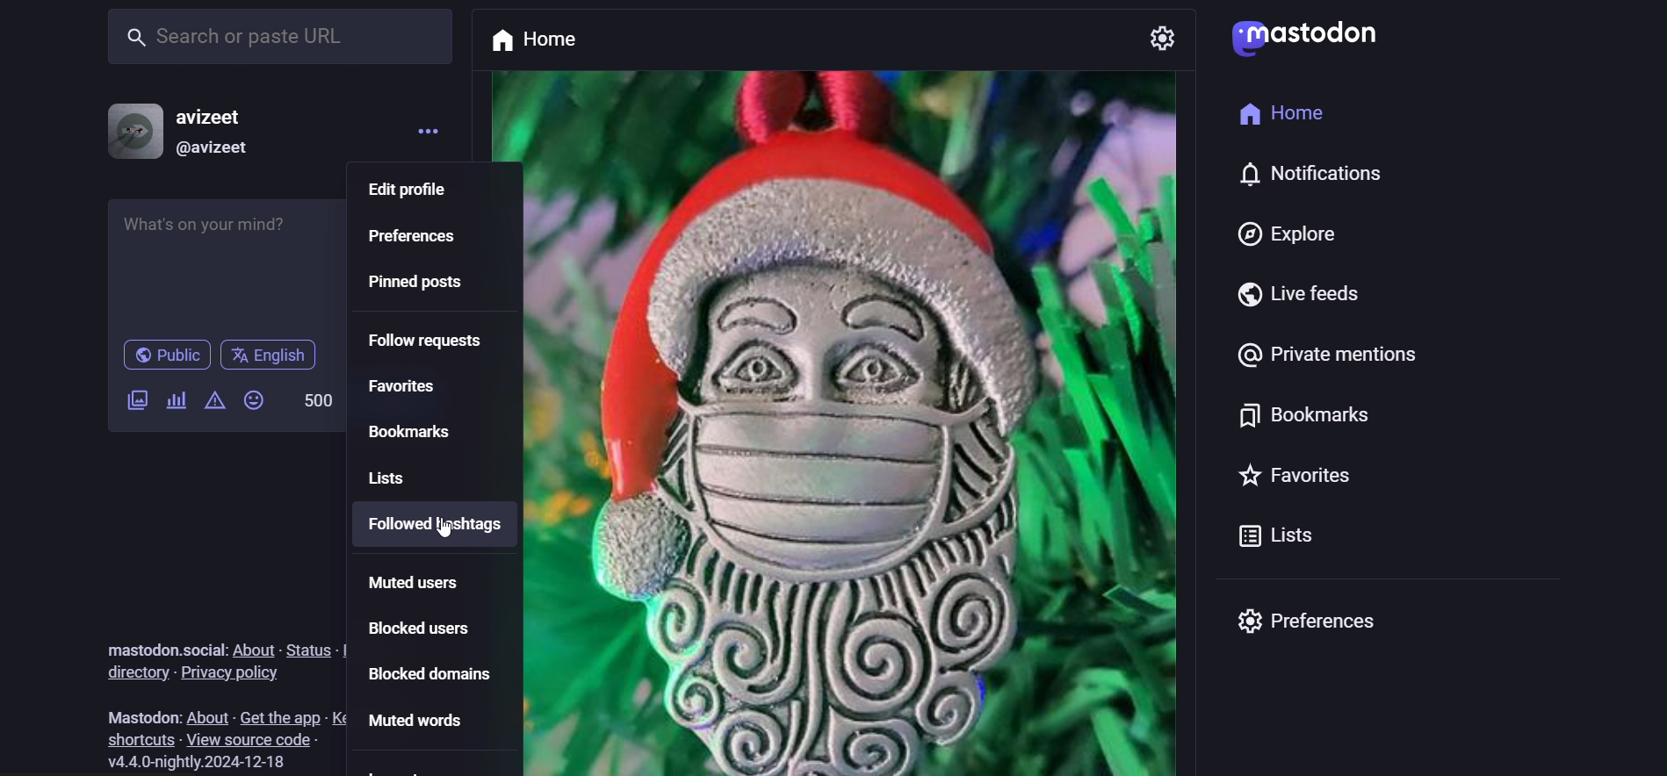 The width and height of the screenshot is (1667, 776). I want to click on edit profile, so click(410, 191).